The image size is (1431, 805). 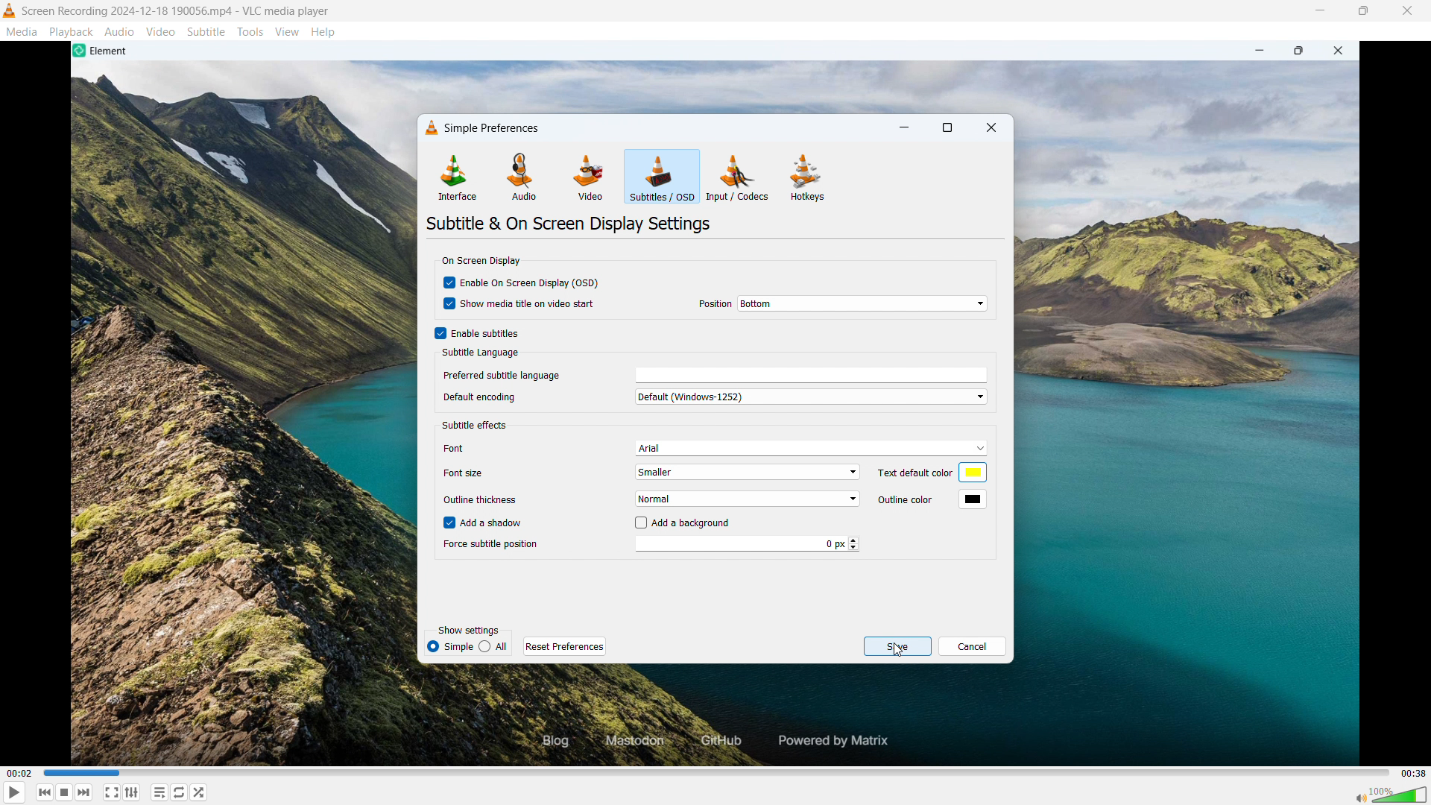 What do you see at coordinates (120, 31) in the screenshot?
I see `Audio ` at bounding box center [120, 31].